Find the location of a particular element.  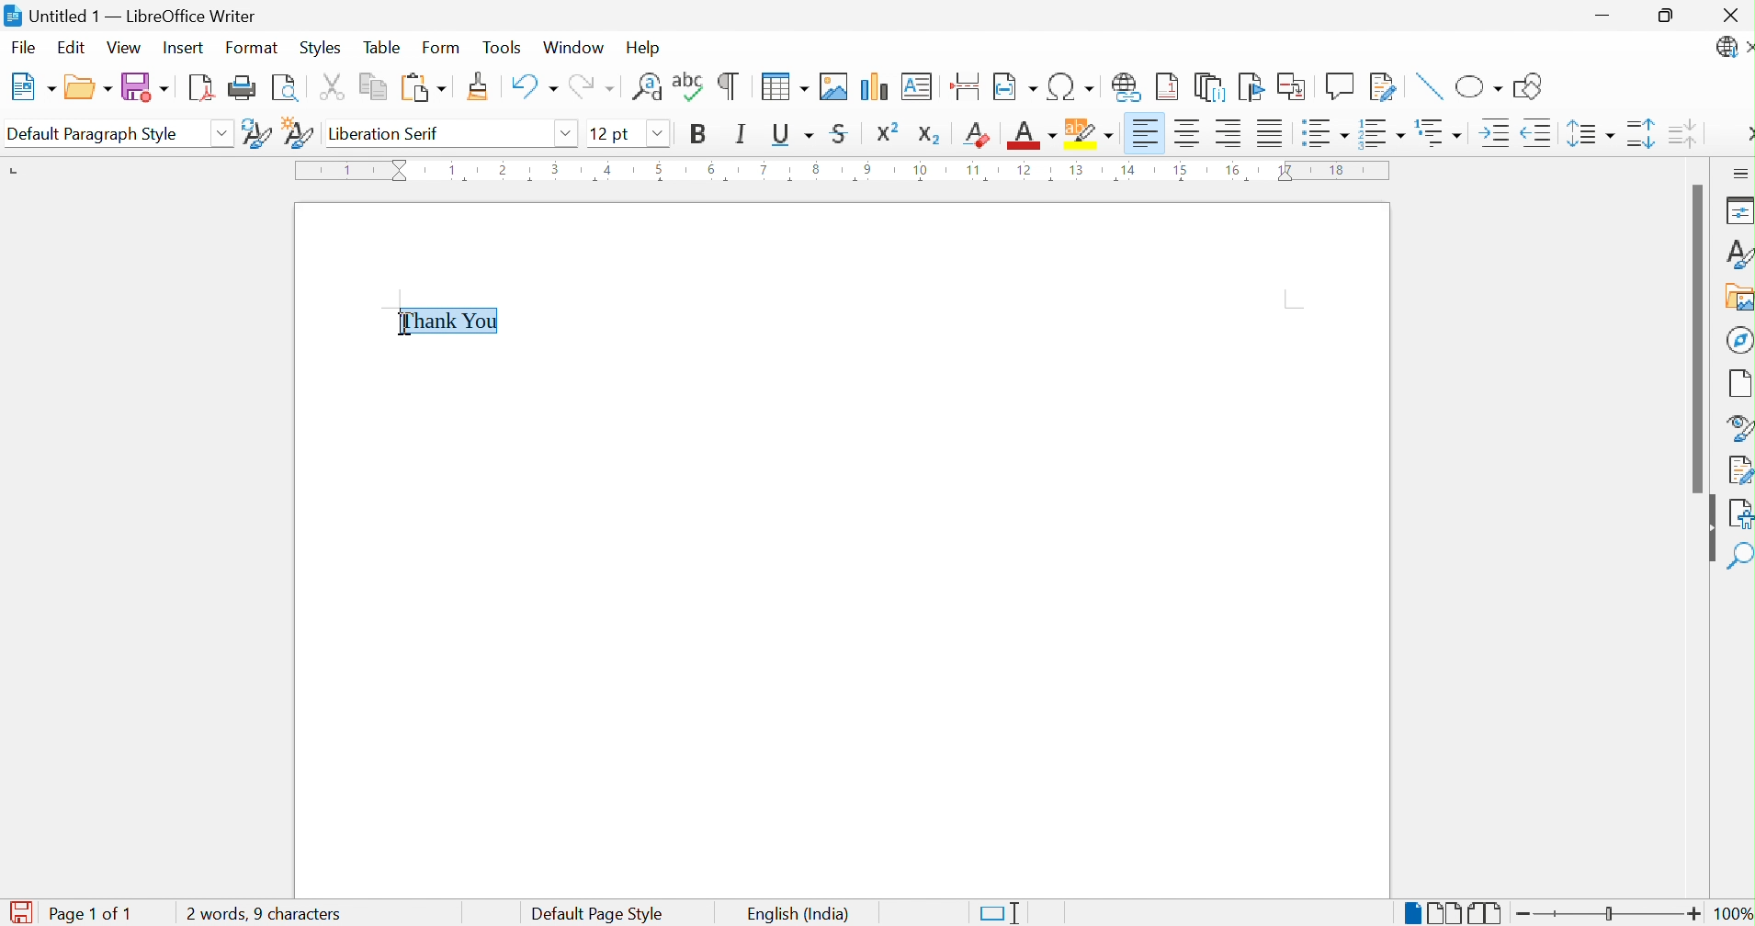

Edit is located at coordinates (73, 49).